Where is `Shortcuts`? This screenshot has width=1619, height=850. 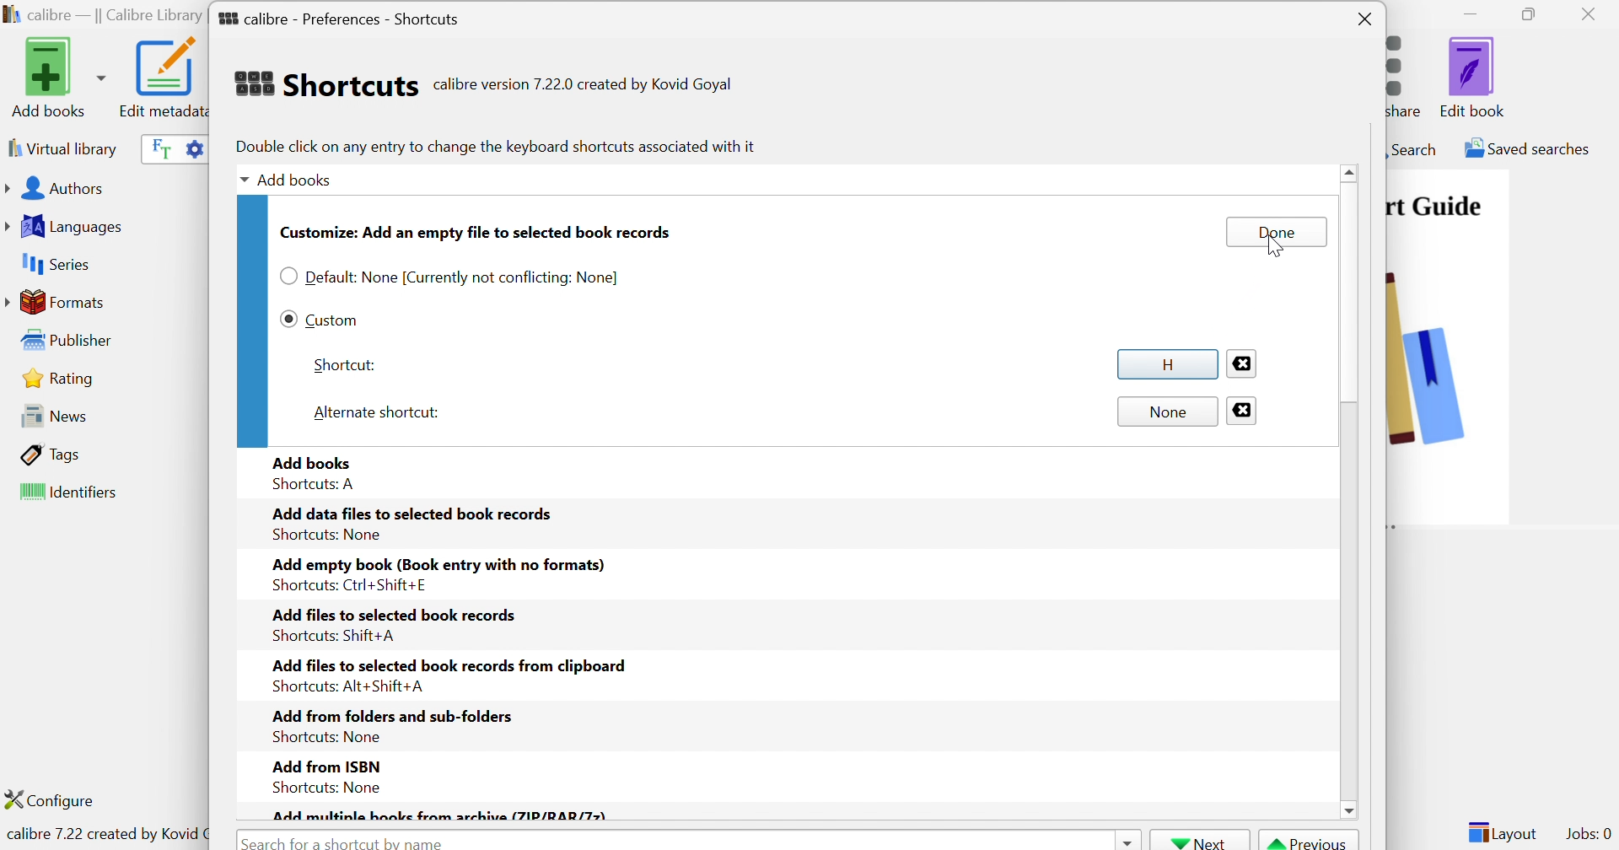 Shortcuts is located at coordinates (325, 83).